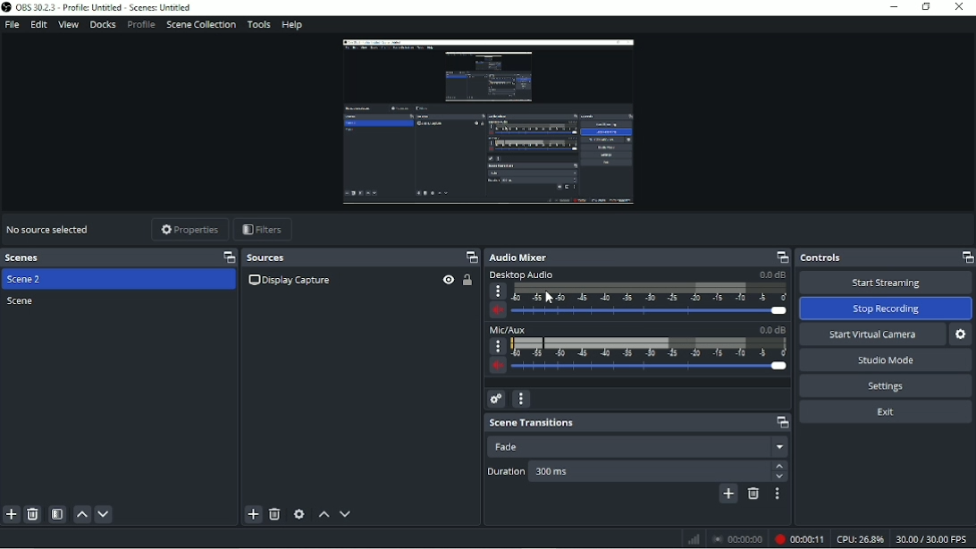 The height and width of the screenshot is (549, 976). I want to click on Stop Recording, so click(887, 308).